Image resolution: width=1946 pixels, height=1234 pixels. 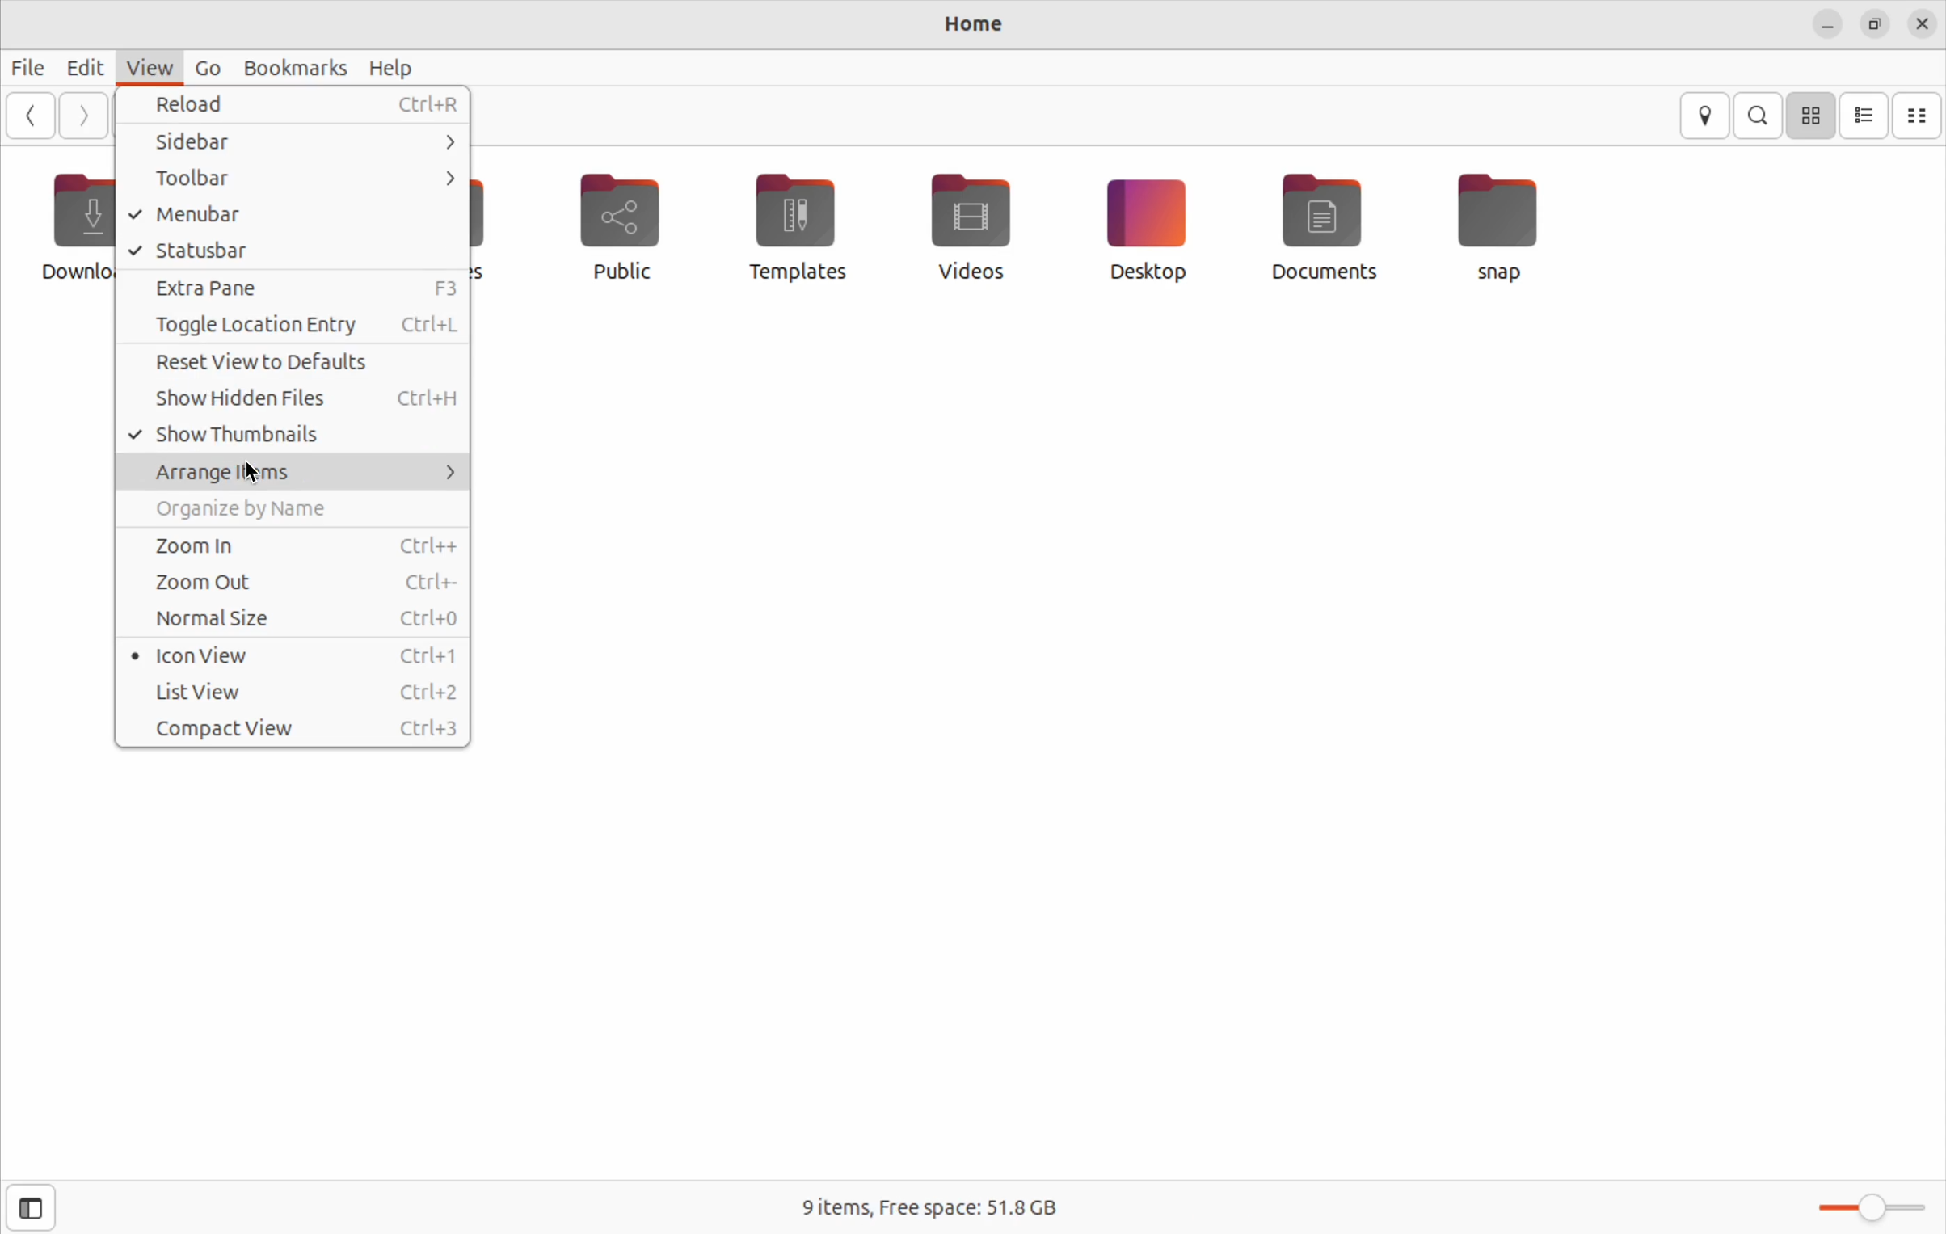 I want to click on search, so click(x=1760, y=116).